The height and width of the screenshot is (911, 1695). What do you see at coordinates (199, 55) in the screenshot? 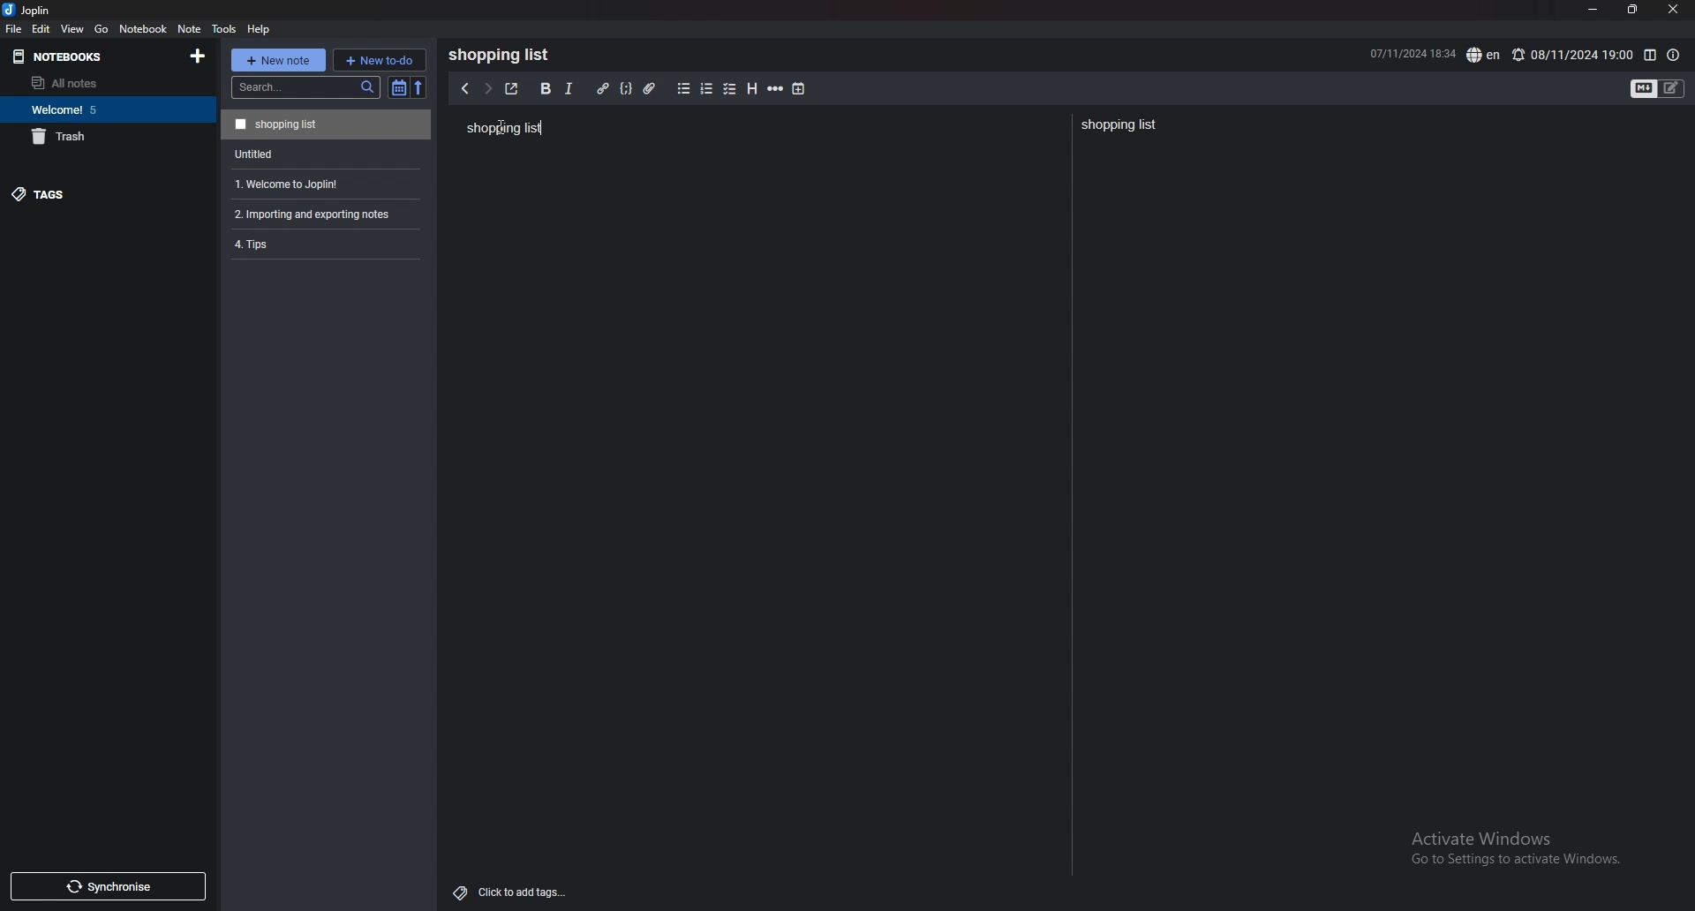
I see `add notebooks` at bounding box center [199, 55].